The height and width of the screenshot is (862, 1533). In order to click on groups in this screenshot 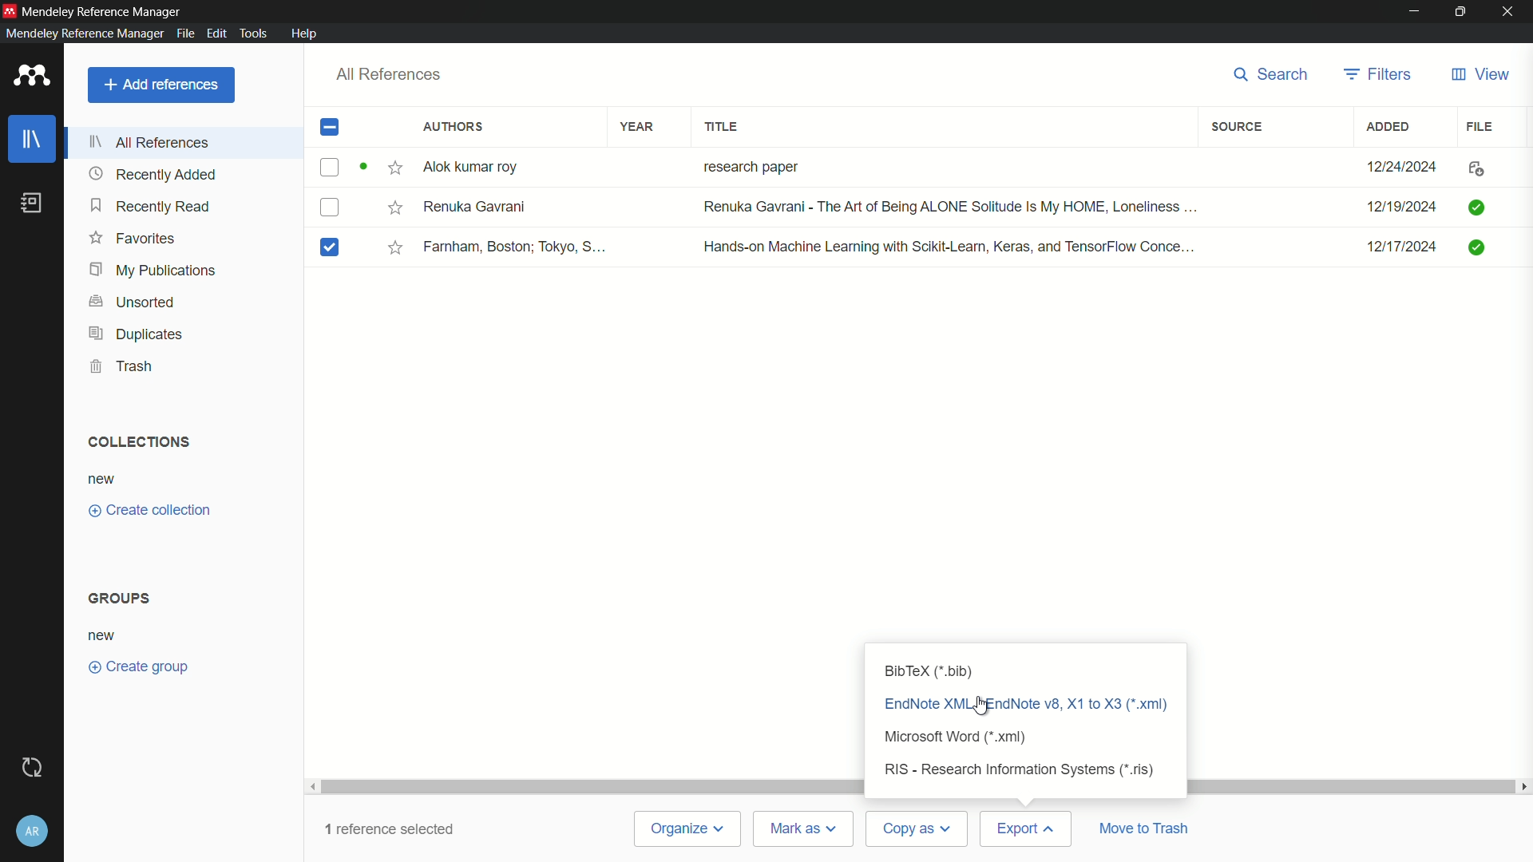, I will do `click(121, 598)`.